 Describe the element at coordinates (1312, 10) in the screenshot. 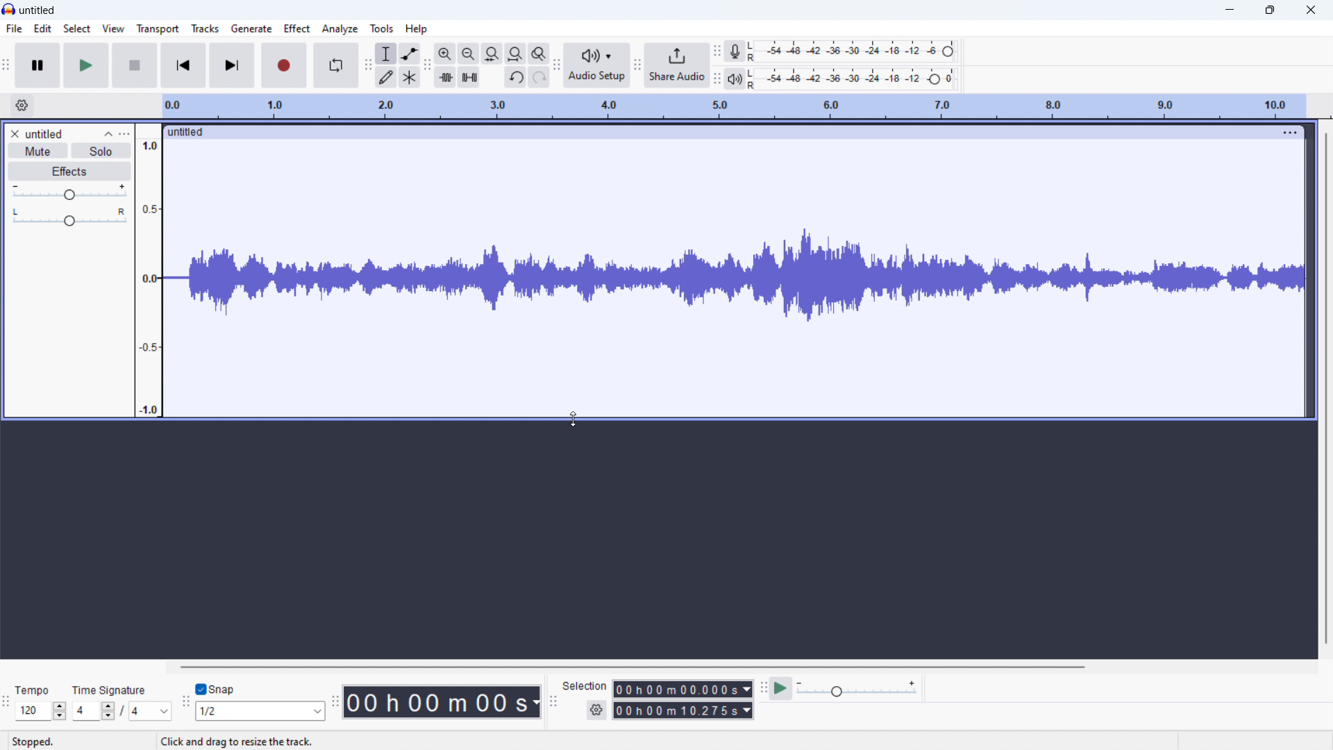

I see `close` at that location.